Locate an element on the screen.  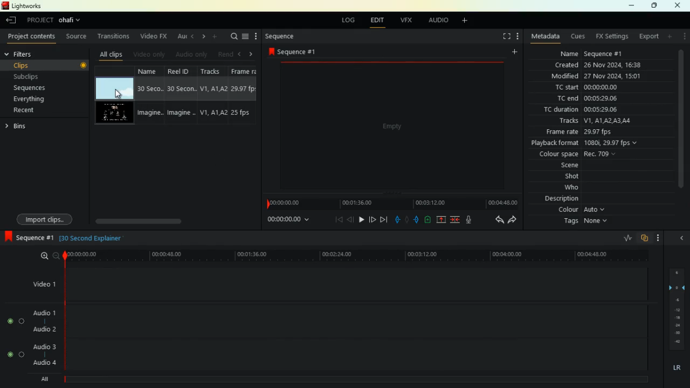
rate is located at coordinates (626, 237).